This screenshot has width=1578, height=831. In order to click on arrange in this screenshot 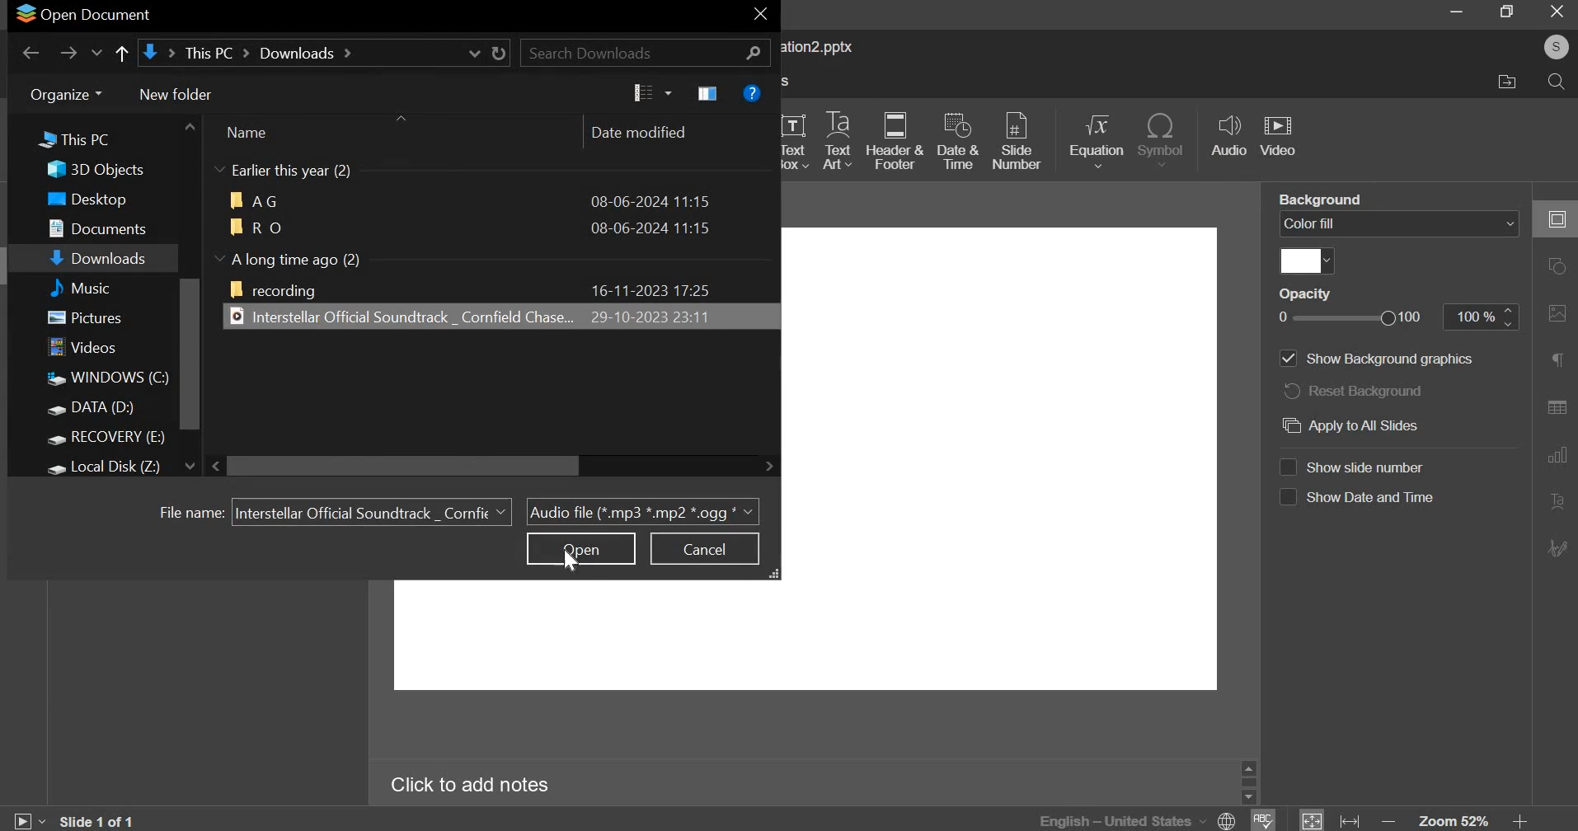, I will do `click(400, 118)`.